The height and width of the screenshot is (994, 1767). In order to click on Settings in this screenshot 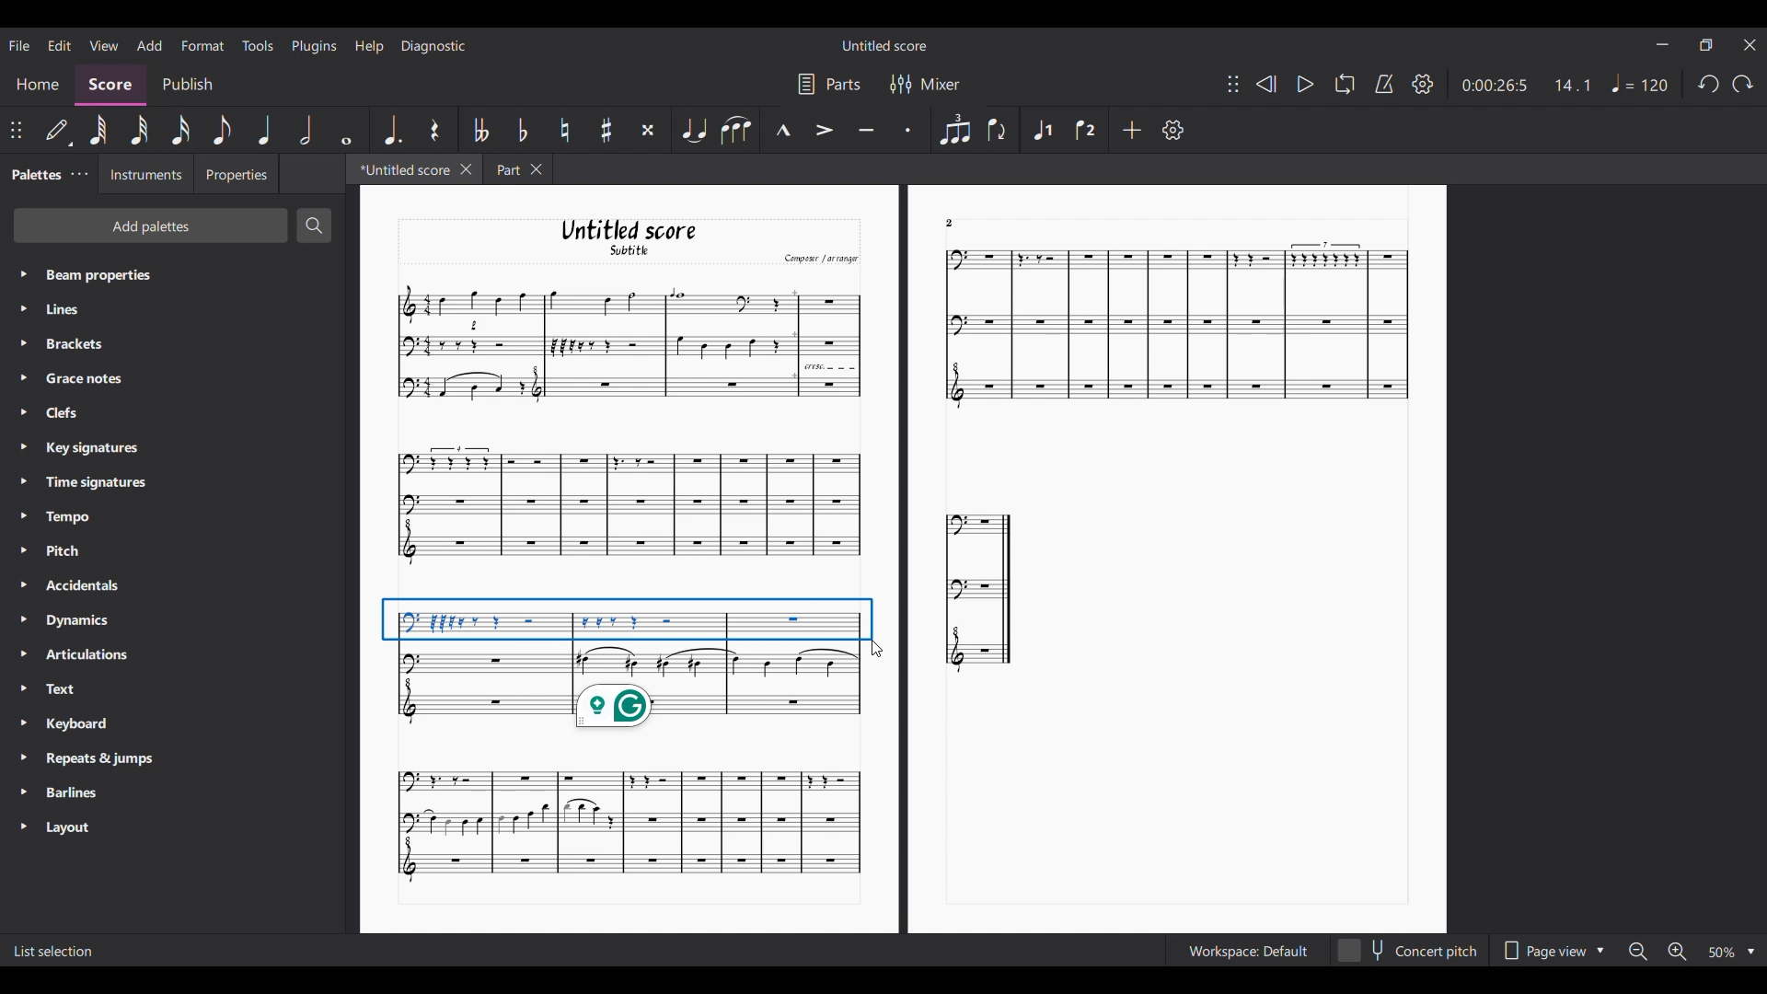, I will do `click(1423, 84)`.